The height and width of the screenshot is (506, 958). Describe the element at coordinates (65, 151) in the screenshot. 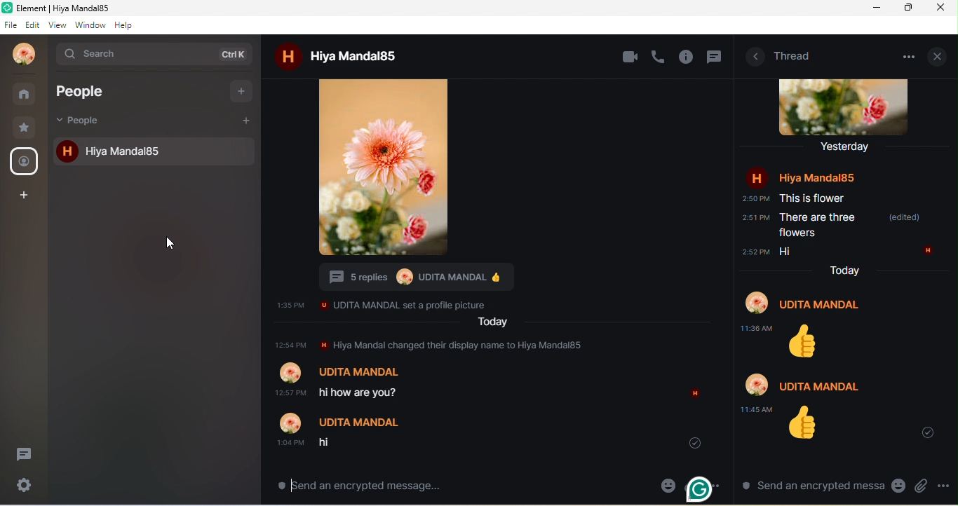

I see `h` at that location.